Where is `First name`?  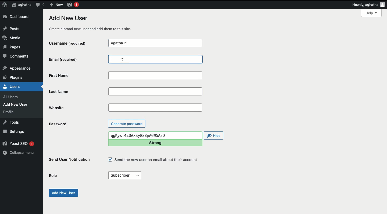 First name is located at coordinates (77, 75).